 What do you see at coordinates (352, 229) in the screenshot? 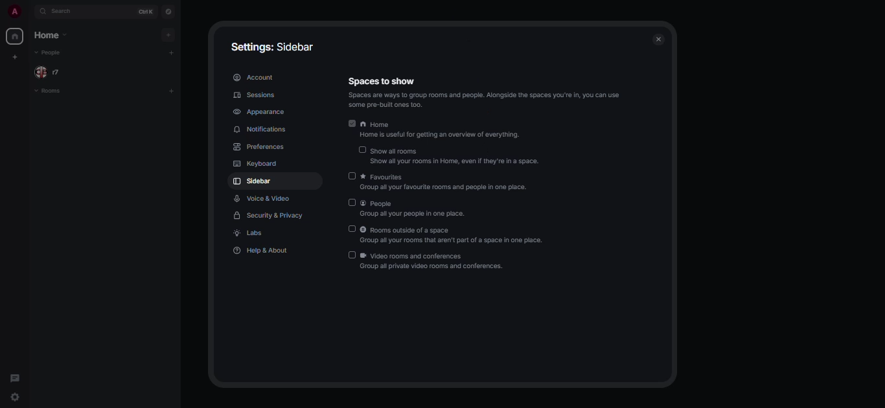
I see `disabled` at bounding box center [352, 229].